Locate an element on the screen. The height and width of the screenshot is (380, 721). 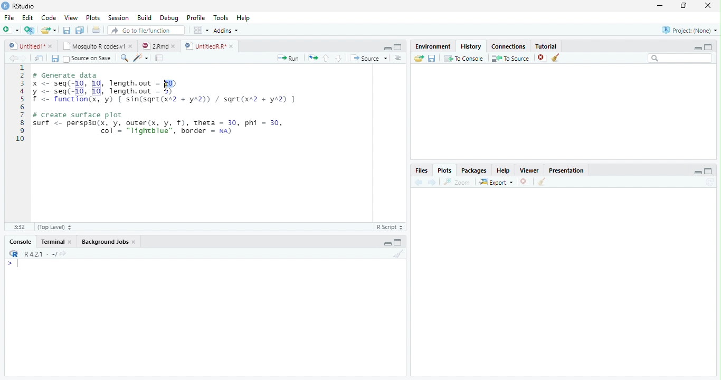
Source on Save is located at coordinates (88, 58).